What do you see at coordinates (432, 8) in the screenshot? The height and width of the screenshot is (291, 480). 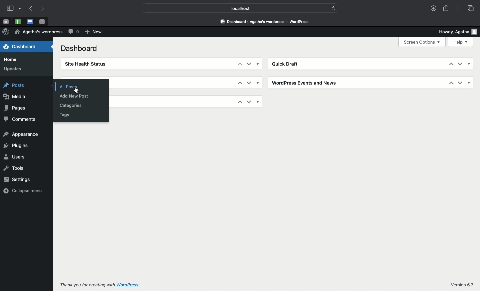 I see `Downloads` at bounding box center [432, 8].